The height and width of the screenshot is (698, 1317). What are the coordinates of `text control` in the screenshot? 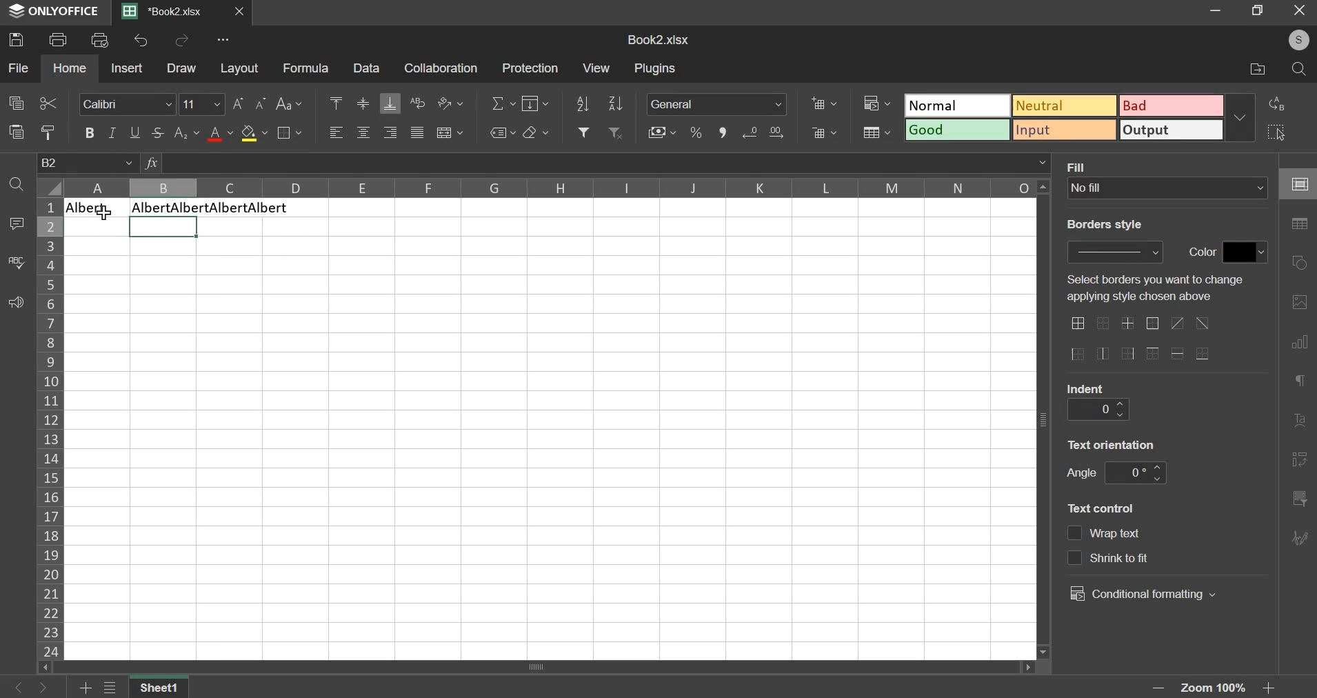 It's located at (1076, 544).